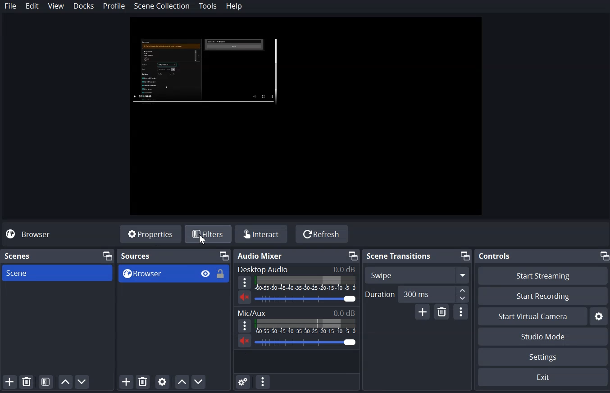 This screenshot has width=610, height=393. Describe the element at coordinates (65, 382) in the screenshot. I see `Move Scene Up` at that location.